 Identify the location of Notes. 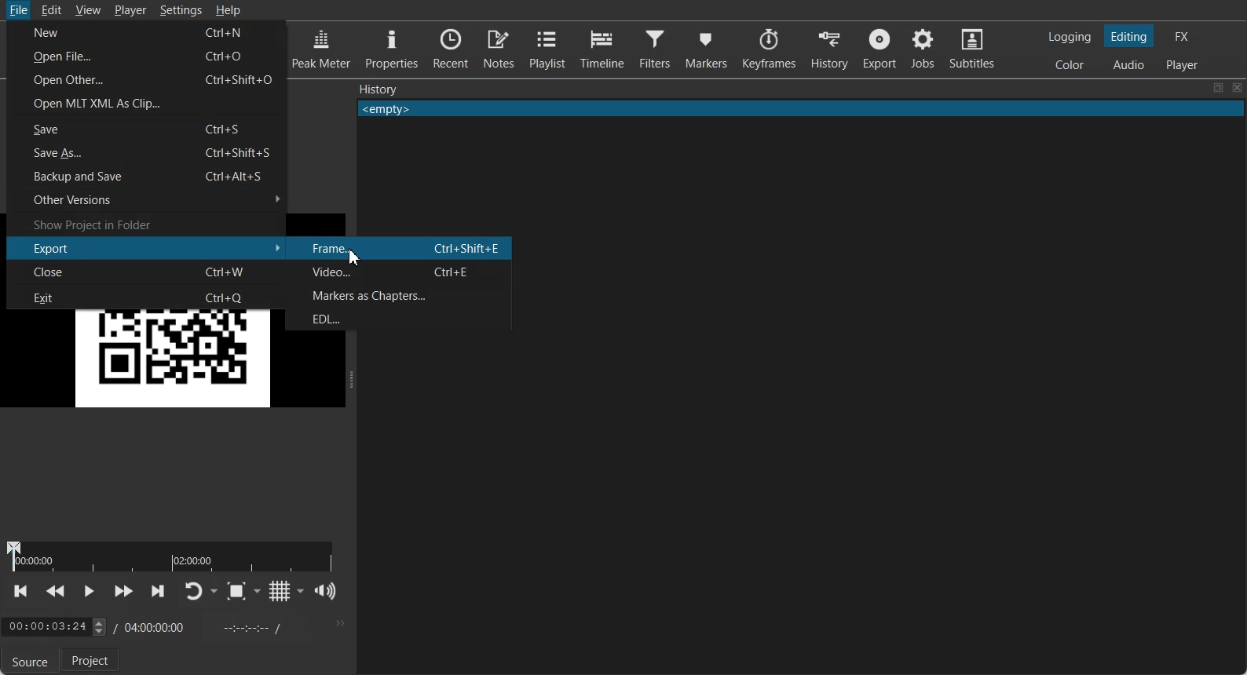
(499, 48).